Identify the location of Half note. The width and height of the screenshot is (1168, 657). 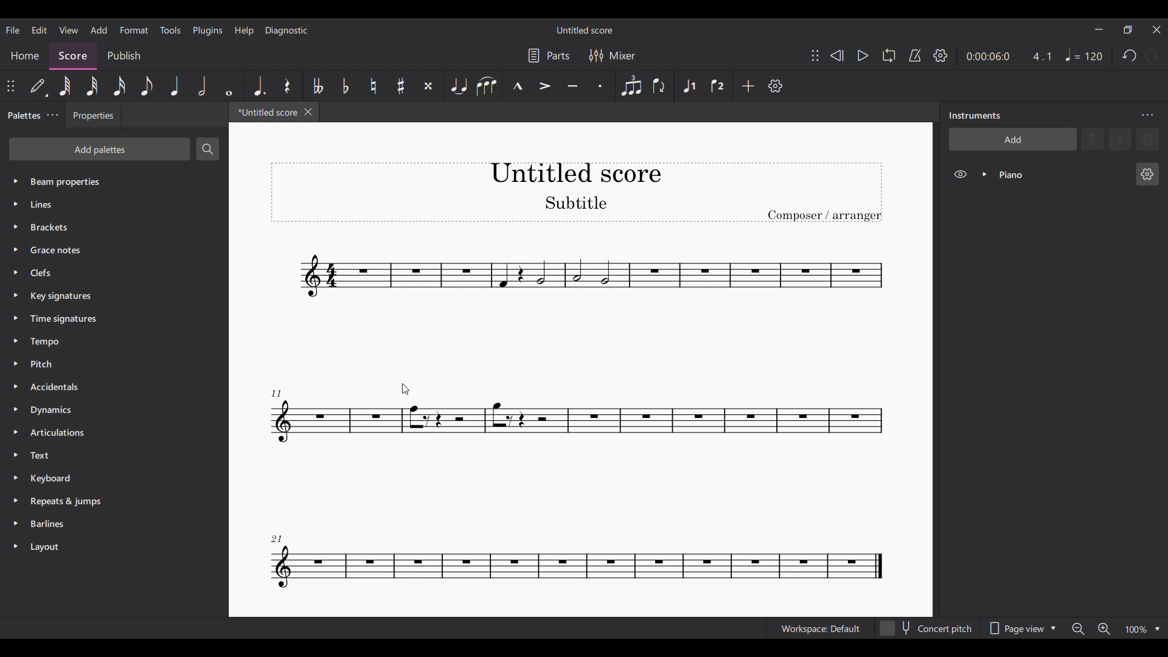
(202, 86).